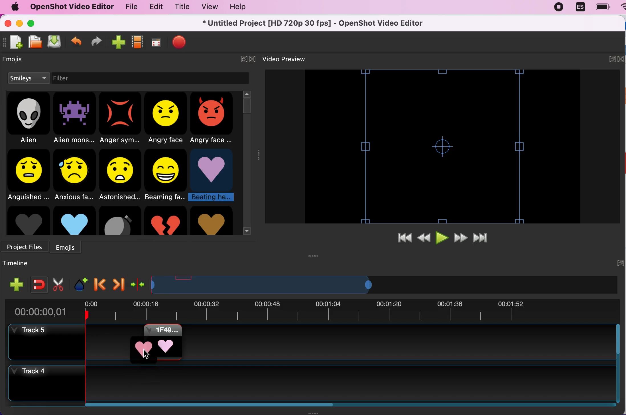 Image resolution: width=626 pixels, height=415 pixels. Describe the element at coordinates (80, 283) in the screenshot. I see `add marker` at that location.